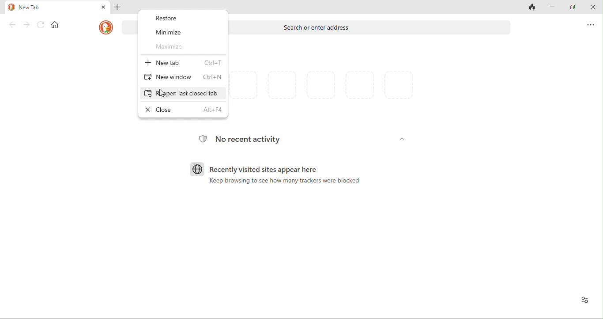  Describe the element at coordinates (371, 27) in the screenshot. I see `search or enter address` at that location.